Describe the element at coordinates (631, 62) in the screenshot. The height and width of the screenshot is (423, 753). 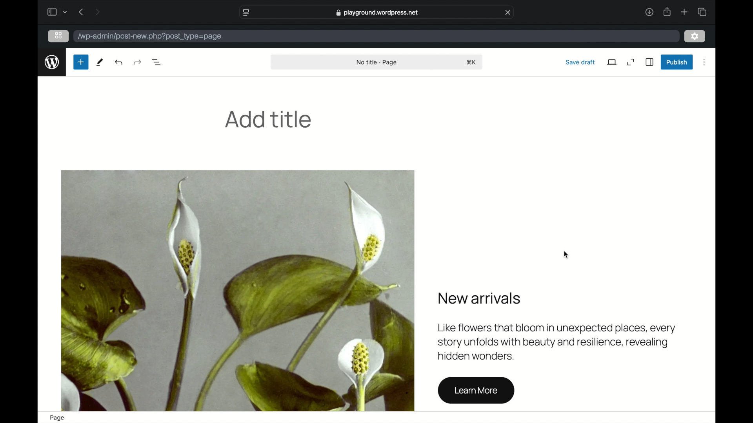
I see `expand` at that location.